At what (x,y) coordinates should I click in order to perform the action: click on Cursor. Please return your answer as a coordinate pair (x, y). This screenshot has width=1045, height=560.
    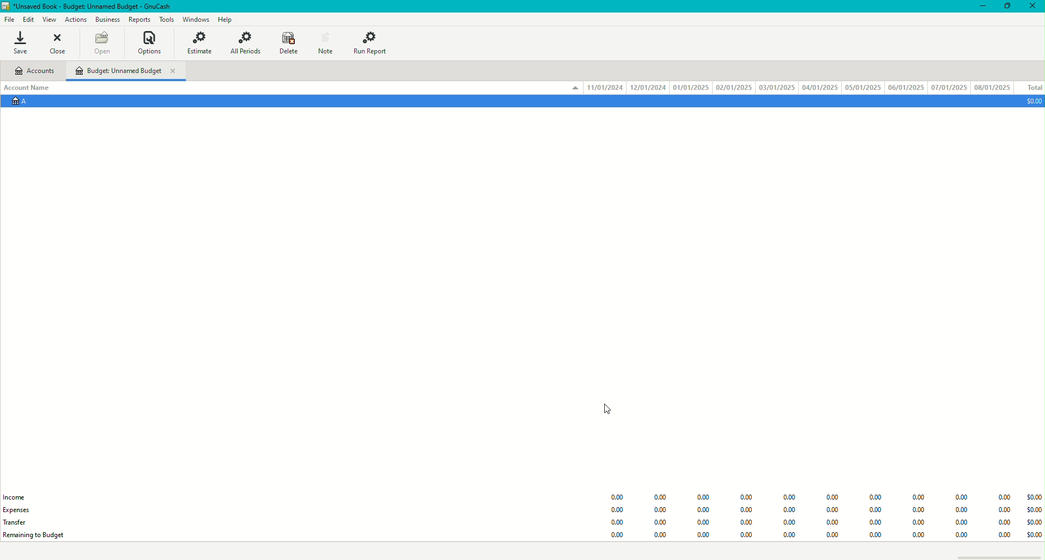
    Looking at the image, I should click on (610, 406).